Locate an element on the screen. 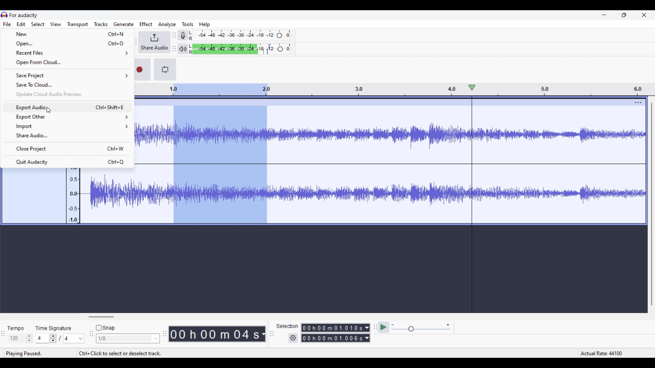  Playback meter is located at coordinates (182, 49).